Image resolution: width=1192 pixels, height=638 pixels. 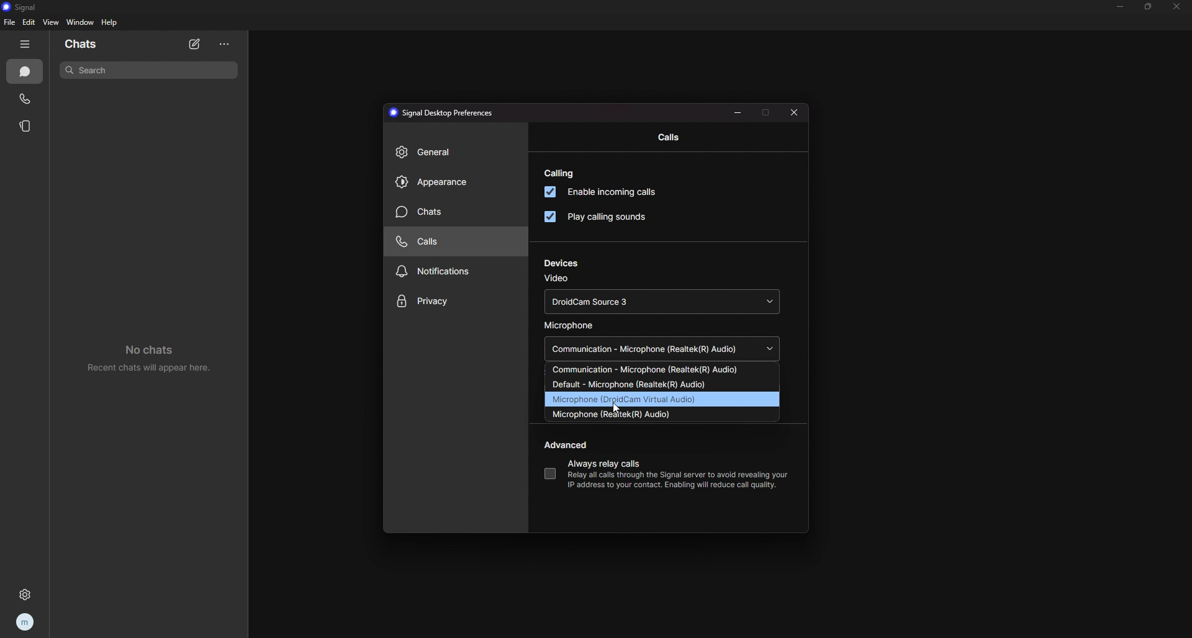 I want to click on profile, so click(x=24, y=622).